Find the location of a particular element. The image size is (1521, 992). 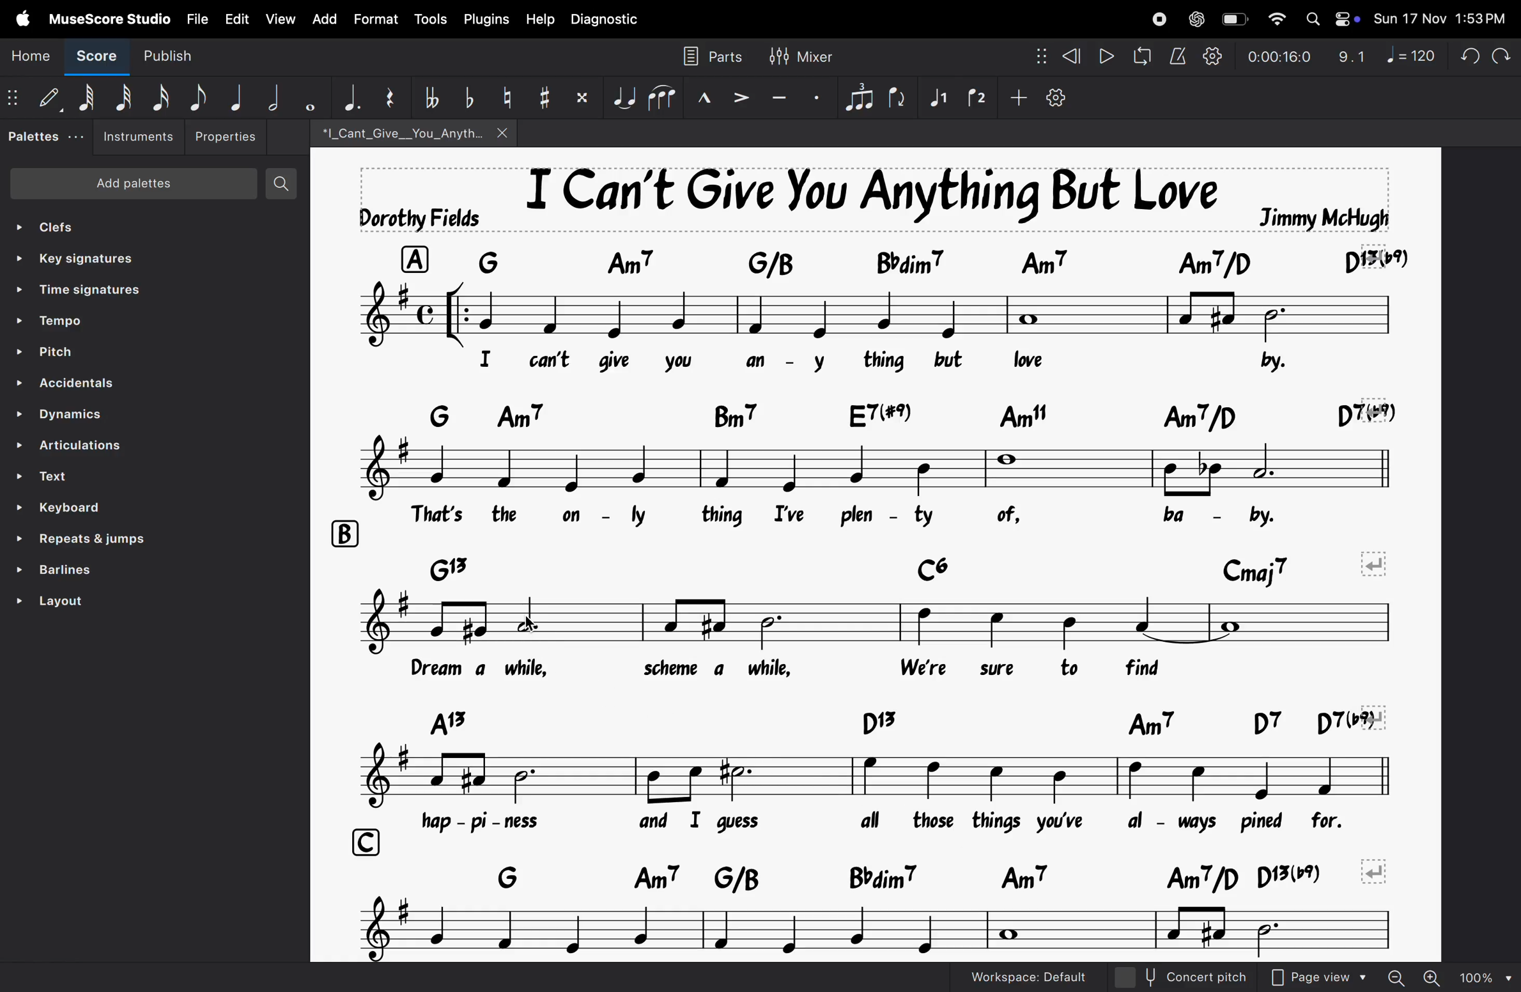

musescore studio menu is located at coordinates (110, 20).